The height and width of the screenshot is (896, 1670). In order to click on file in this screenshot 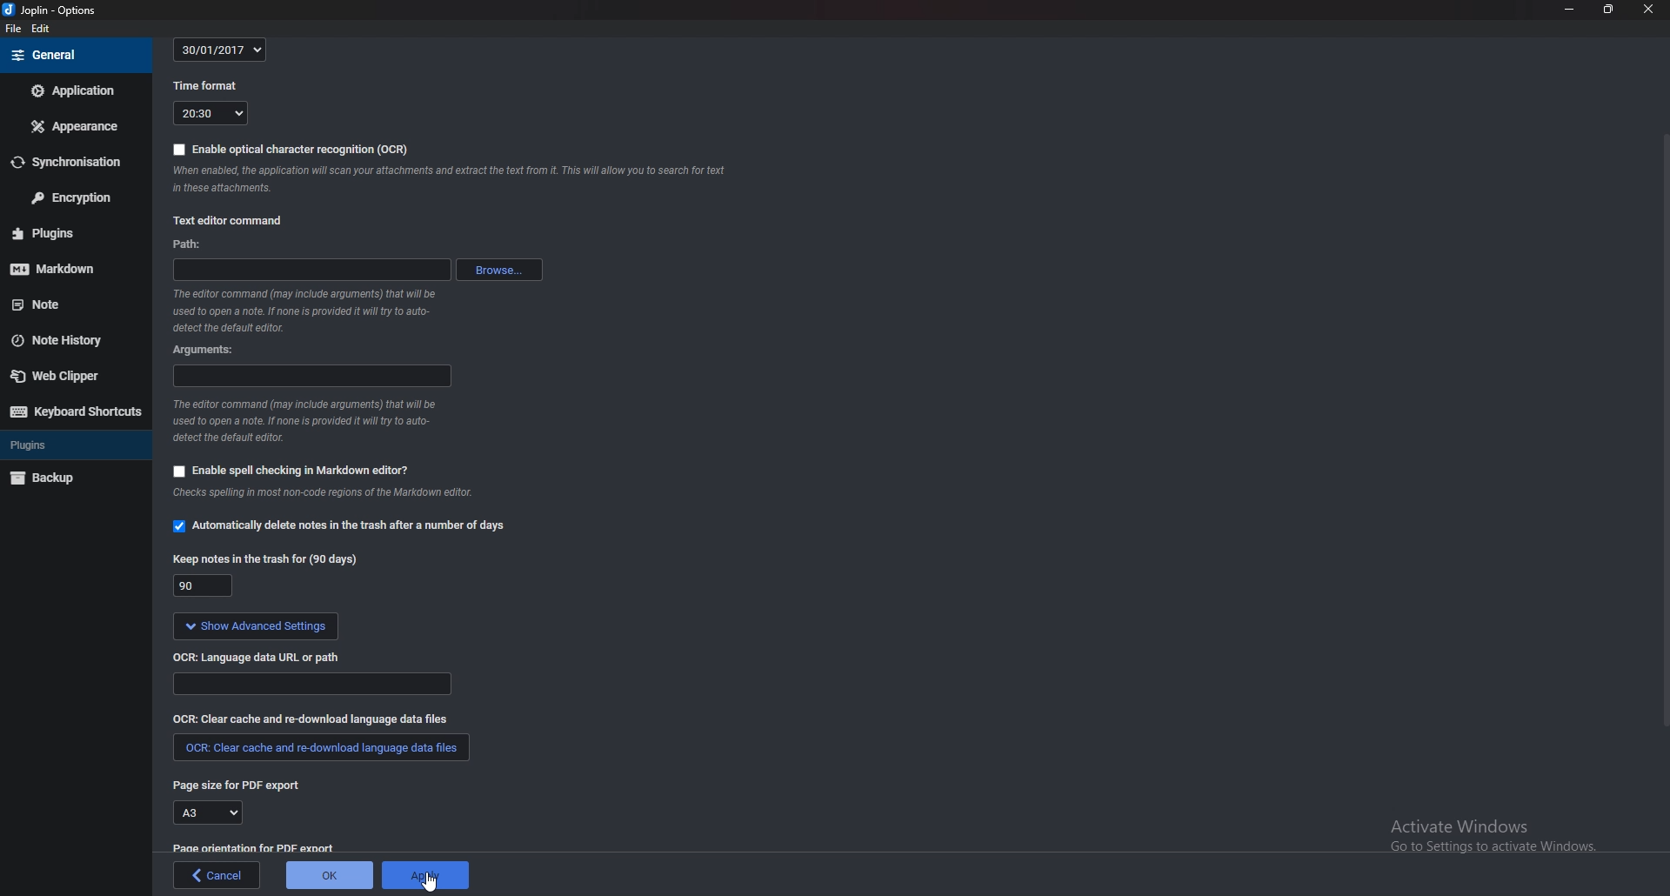, I will do `click(14, 29)`.